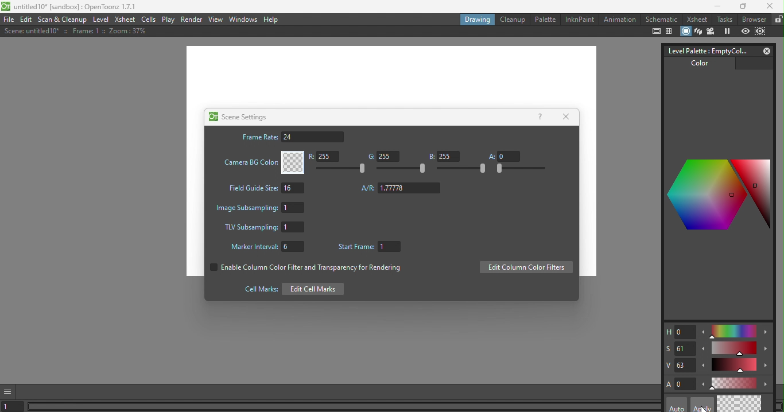 This screenshot has height=412, width=784. What do you see at coordinates (677, 405) in the screenshot?
I see `Auto` at bounding box center [677, 405].